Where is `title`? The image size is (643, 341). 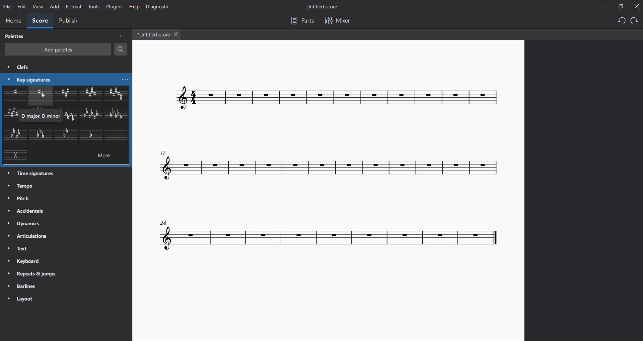 title is located at coordinates (322, 7).